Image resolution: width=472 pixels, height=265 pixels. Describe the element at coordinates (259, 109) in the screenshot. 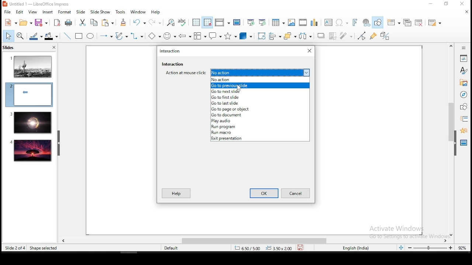

I see `go to page or object` at that location.